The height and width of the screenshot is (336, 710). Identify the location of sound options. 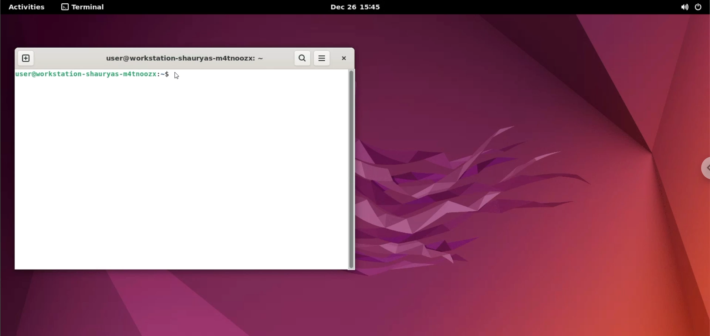
(684, 8).